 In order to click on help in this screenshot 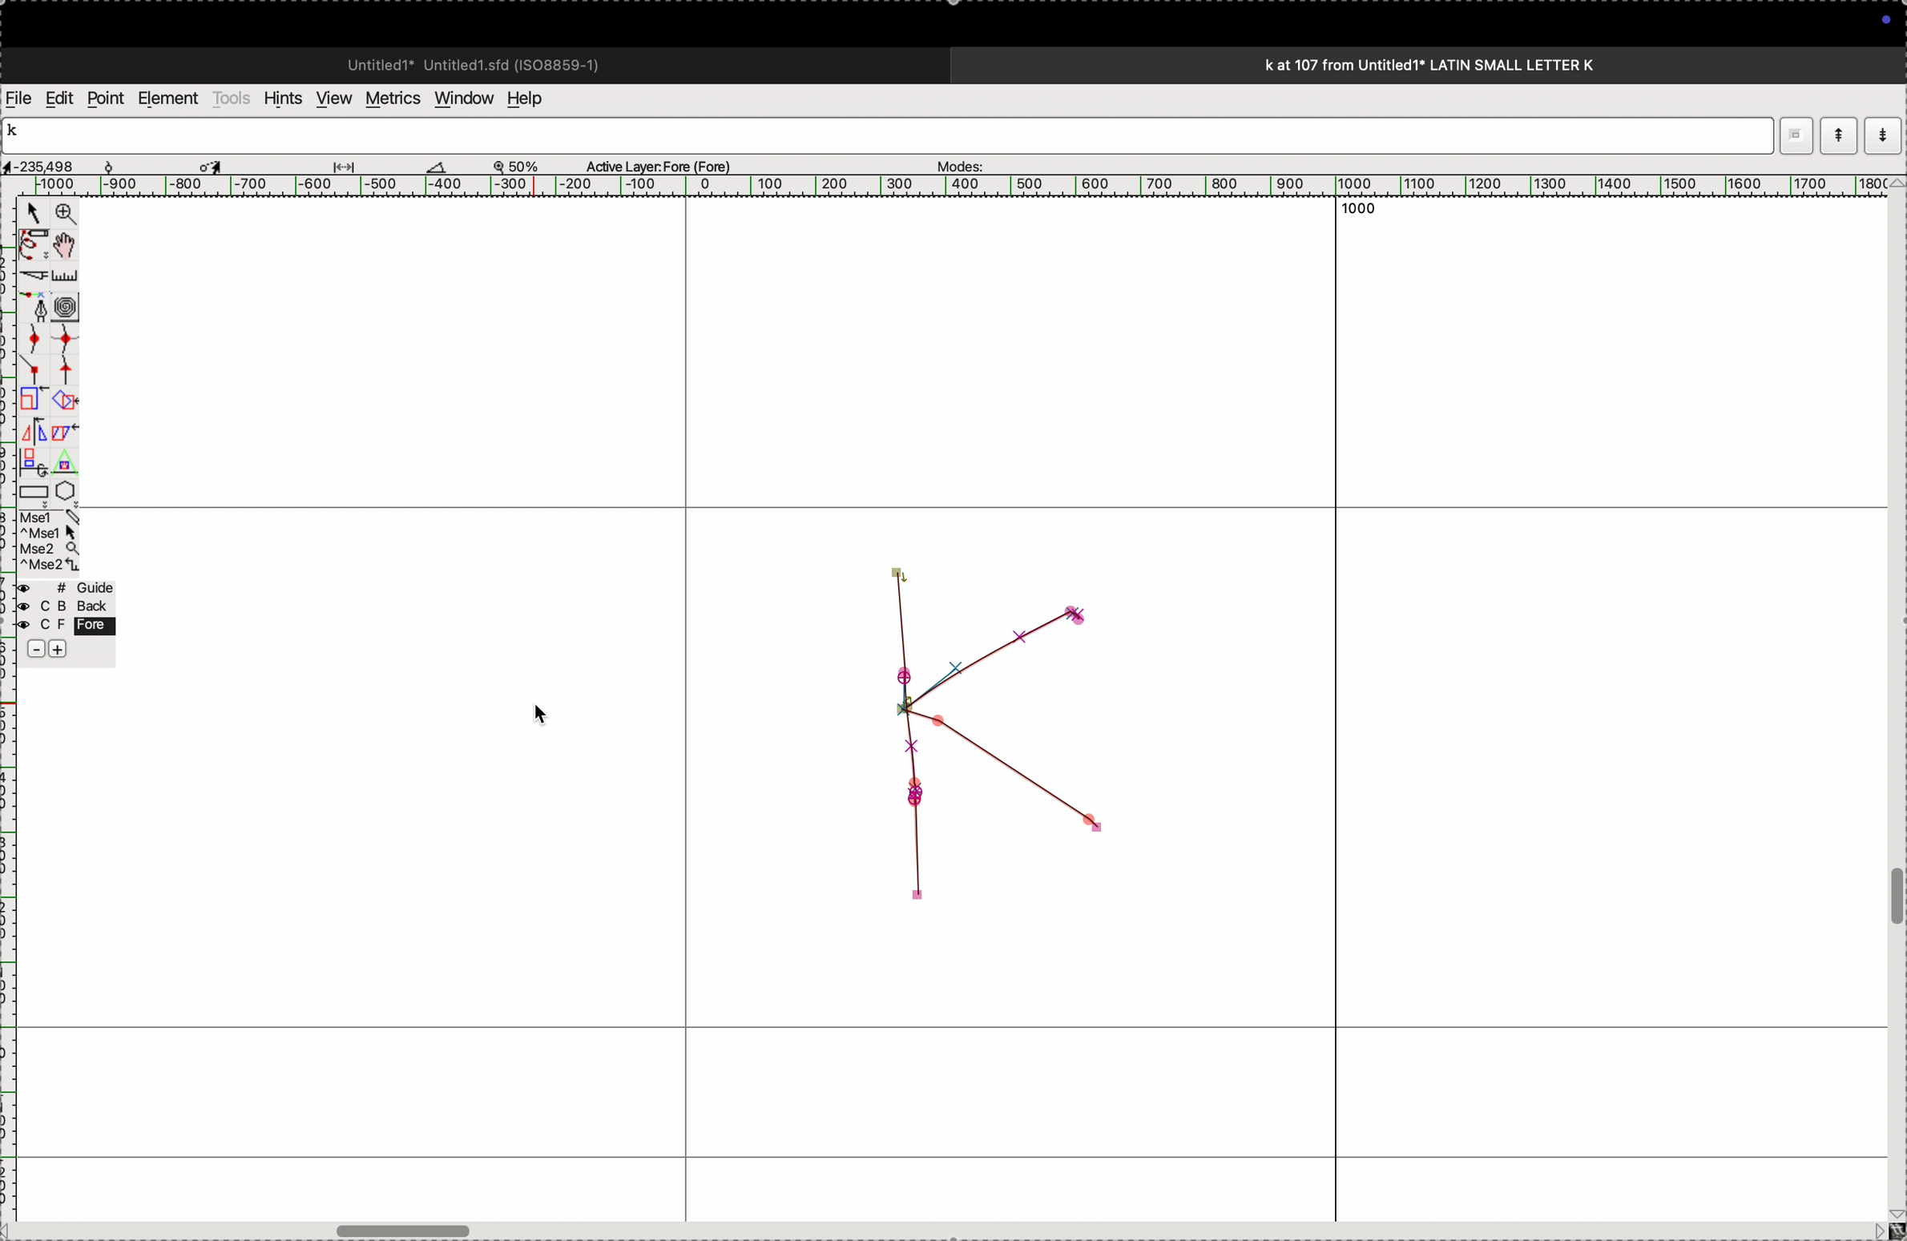, I will do `click(535, 99)`.